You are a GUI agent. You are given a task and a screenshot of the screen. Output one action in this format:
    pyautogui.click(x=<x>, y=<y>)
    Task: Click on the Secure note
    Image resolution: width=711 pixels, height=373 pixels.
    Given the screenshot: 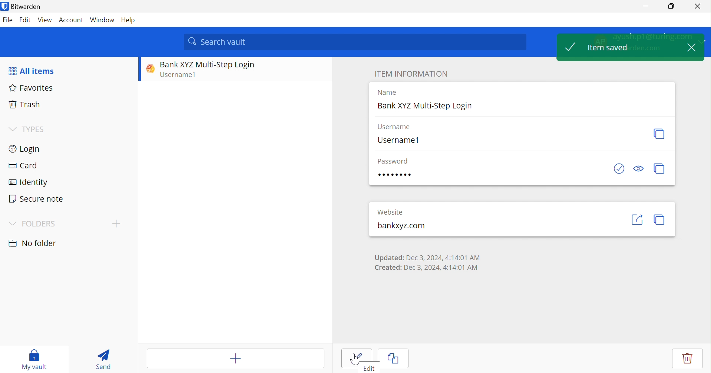 What is the action you would take?
    pyautogui.click(x=36, y=199)
    